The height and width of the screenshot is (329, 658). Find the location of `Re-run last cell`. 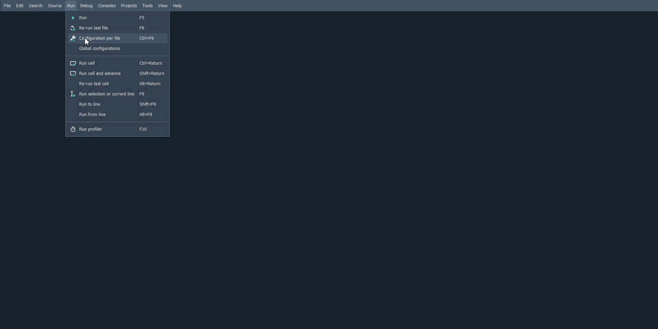

Re-run last cell is located at coordinates (118, 83).